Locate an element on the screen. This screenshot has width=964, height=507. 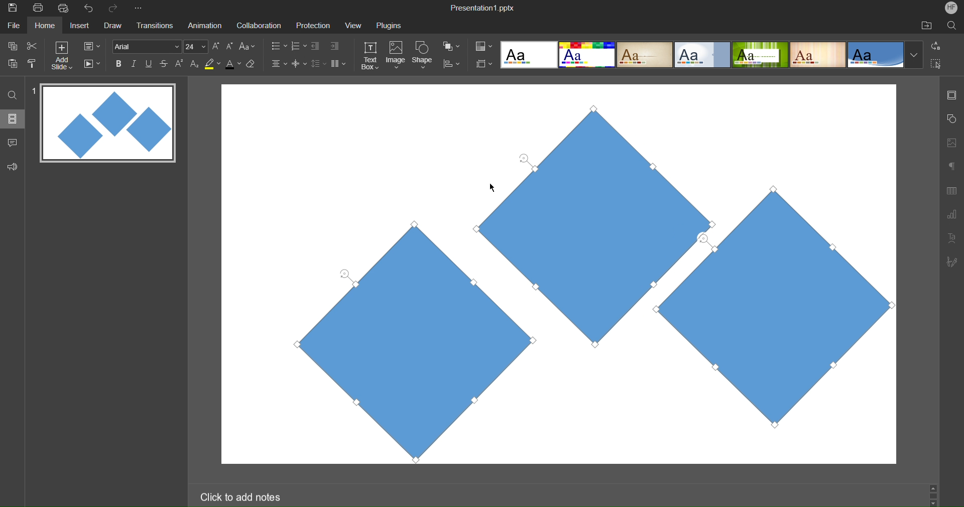
Horizontally Aligned Shapes is located at coordinates (583, 279).